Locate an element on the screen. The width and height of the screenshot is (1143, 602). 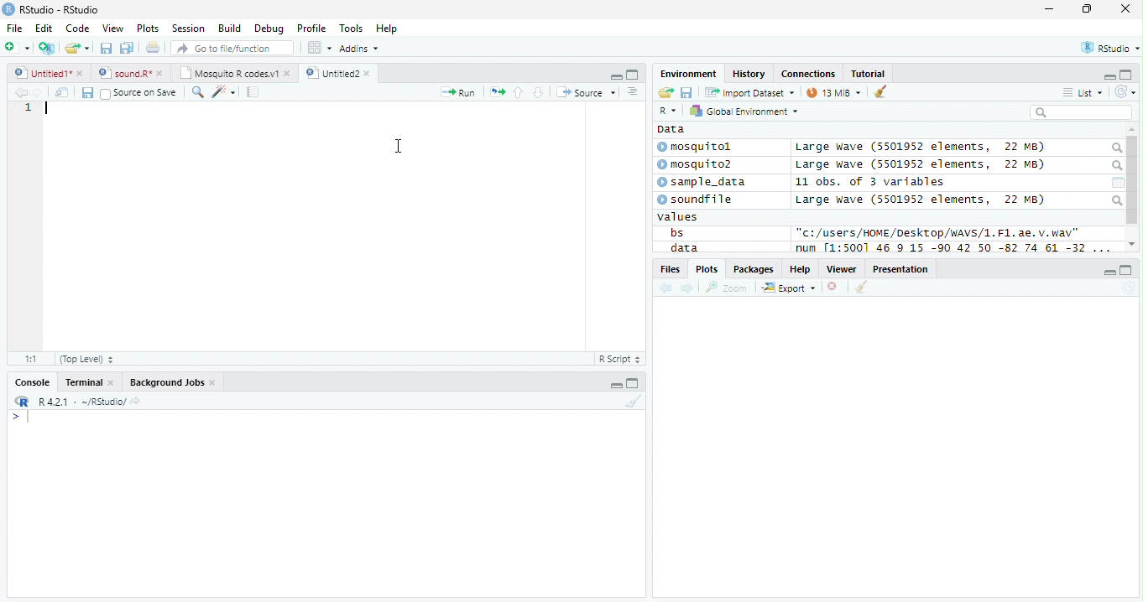
Find is located at coordinates (197, 92).